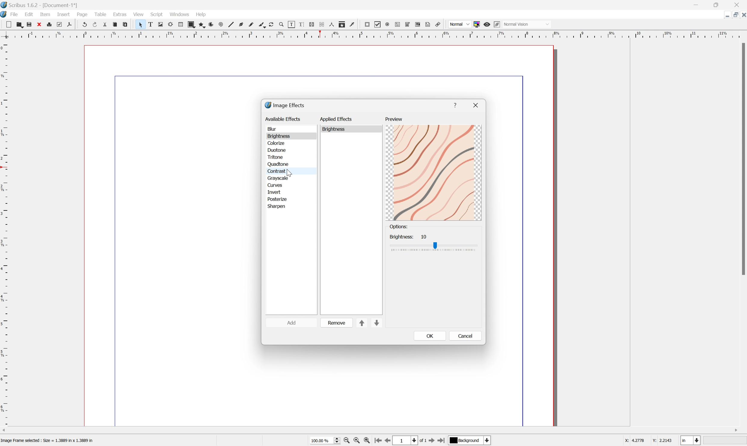  I want to click on invert, so click(276, 191).